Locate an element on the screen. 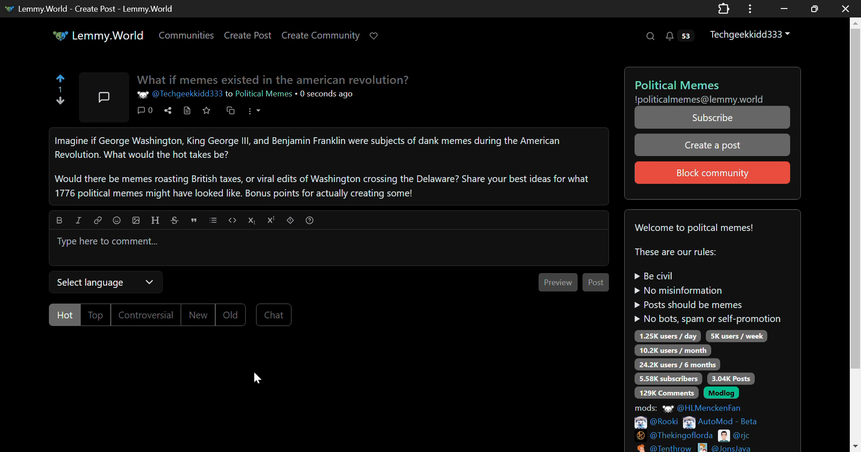 The height and width of the screenshot is (452, 861). Formatting Help is located at coordinates (309, 220).